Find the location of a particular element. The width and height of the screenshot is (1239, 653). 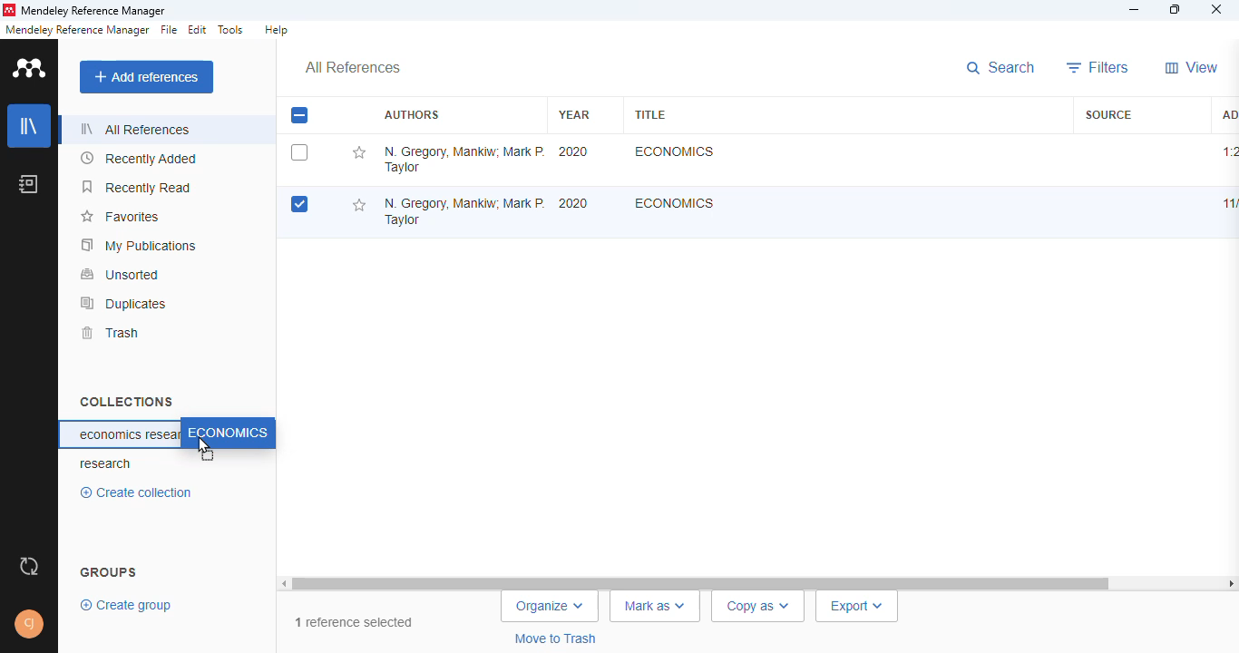

close is located at coordinates (1216, 11).